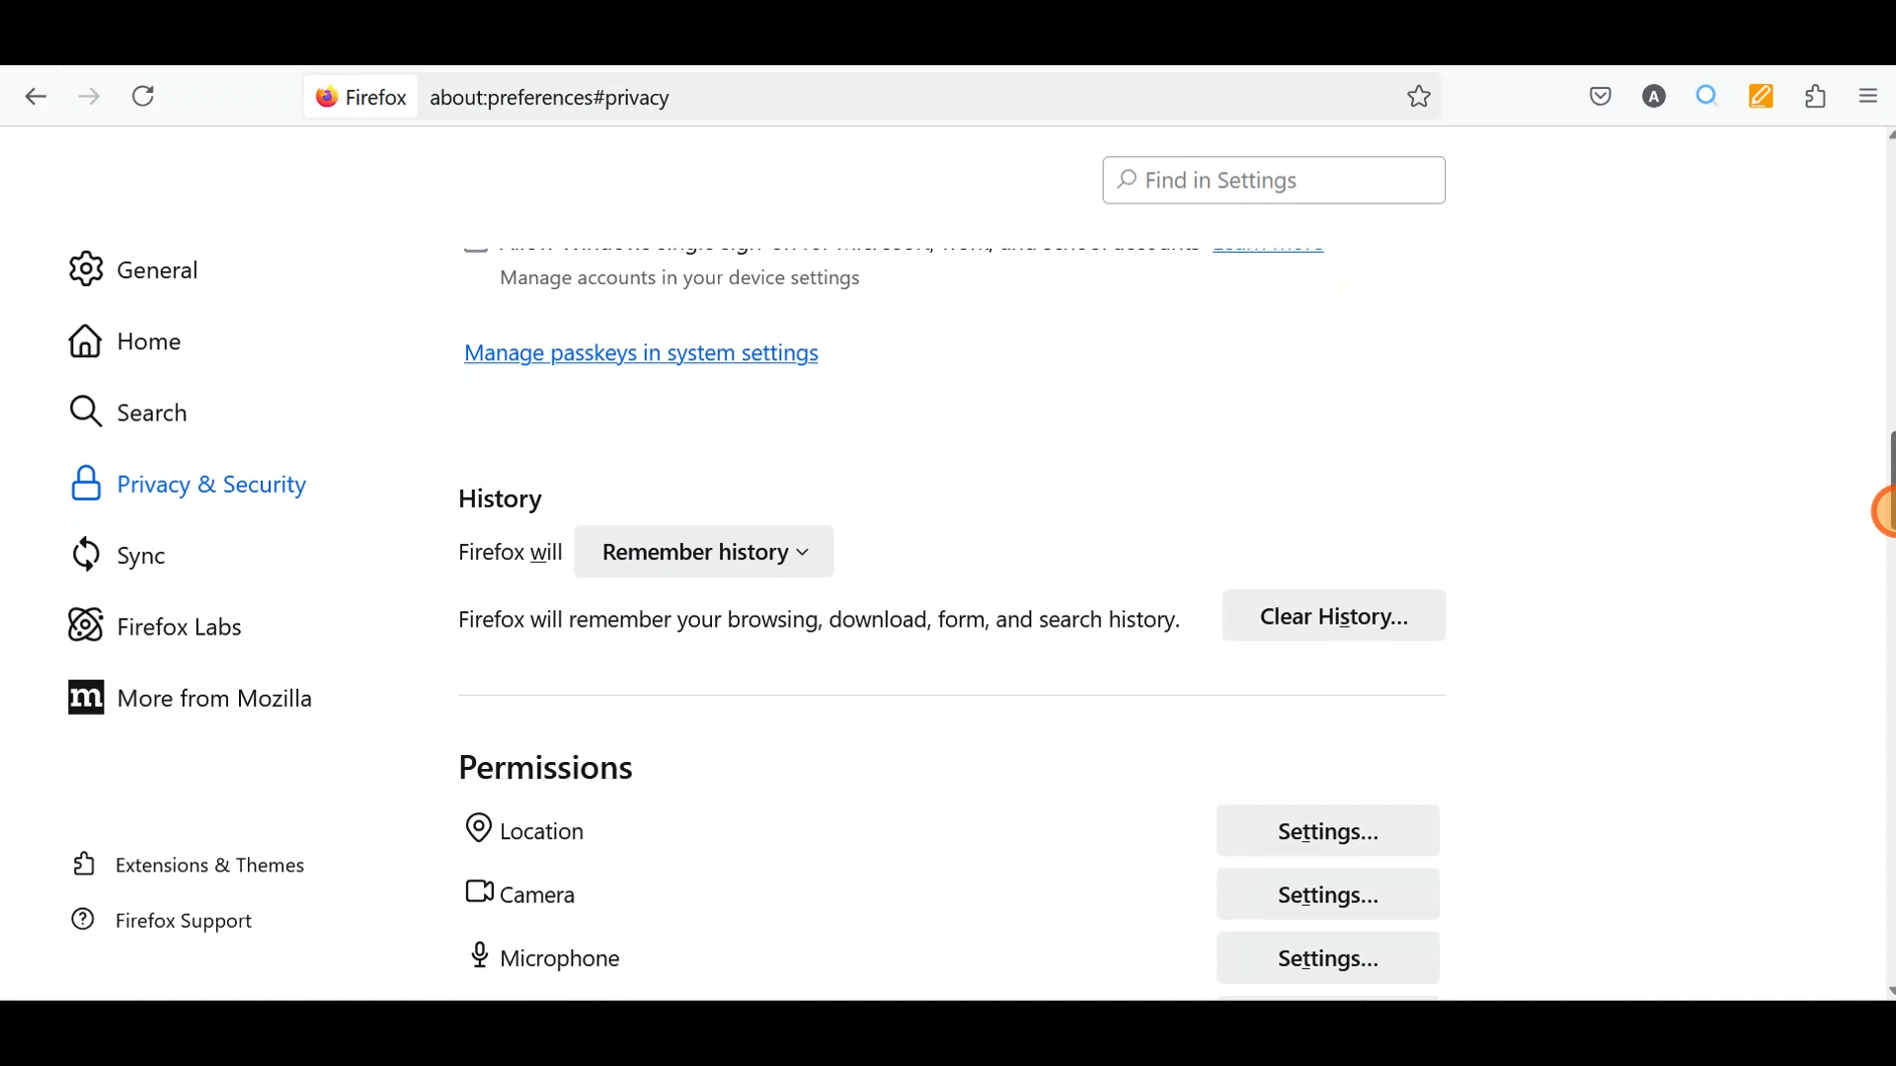 Image resolution: width=1896 pixels, height=1066 pixels. What do you see at coordinates (181, 695) in the screenshot?
I see `More from Mozilla` at bounding box center [181, 695].